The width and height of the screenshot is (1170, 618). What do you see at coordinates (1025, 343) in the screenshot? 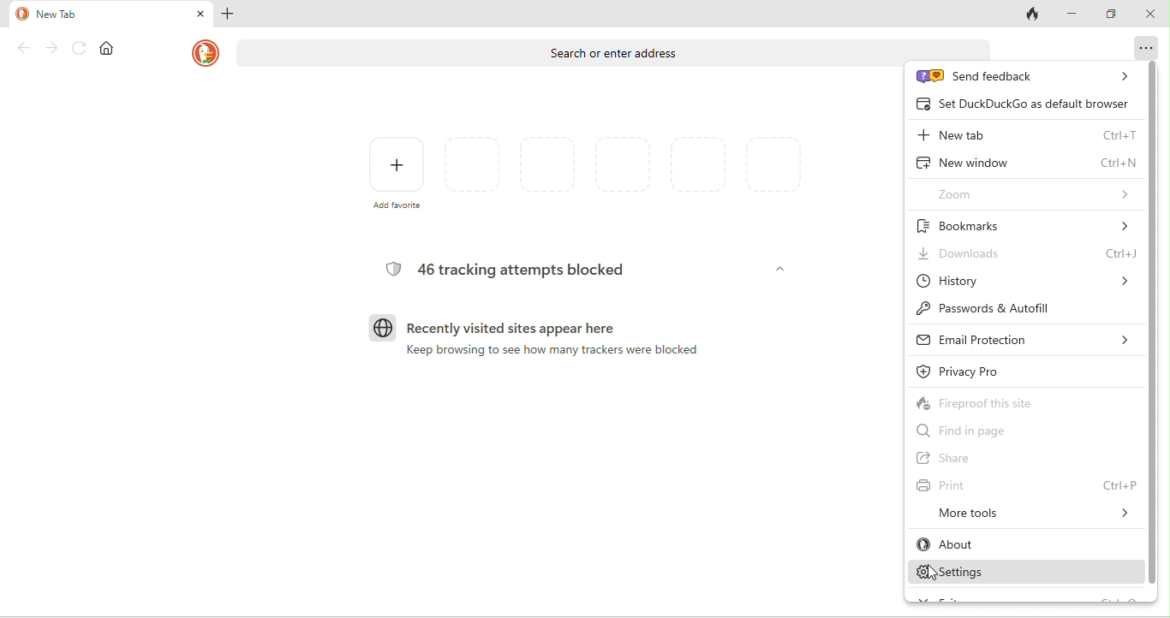
I see `email protection` at bounding box center [1025, 343].